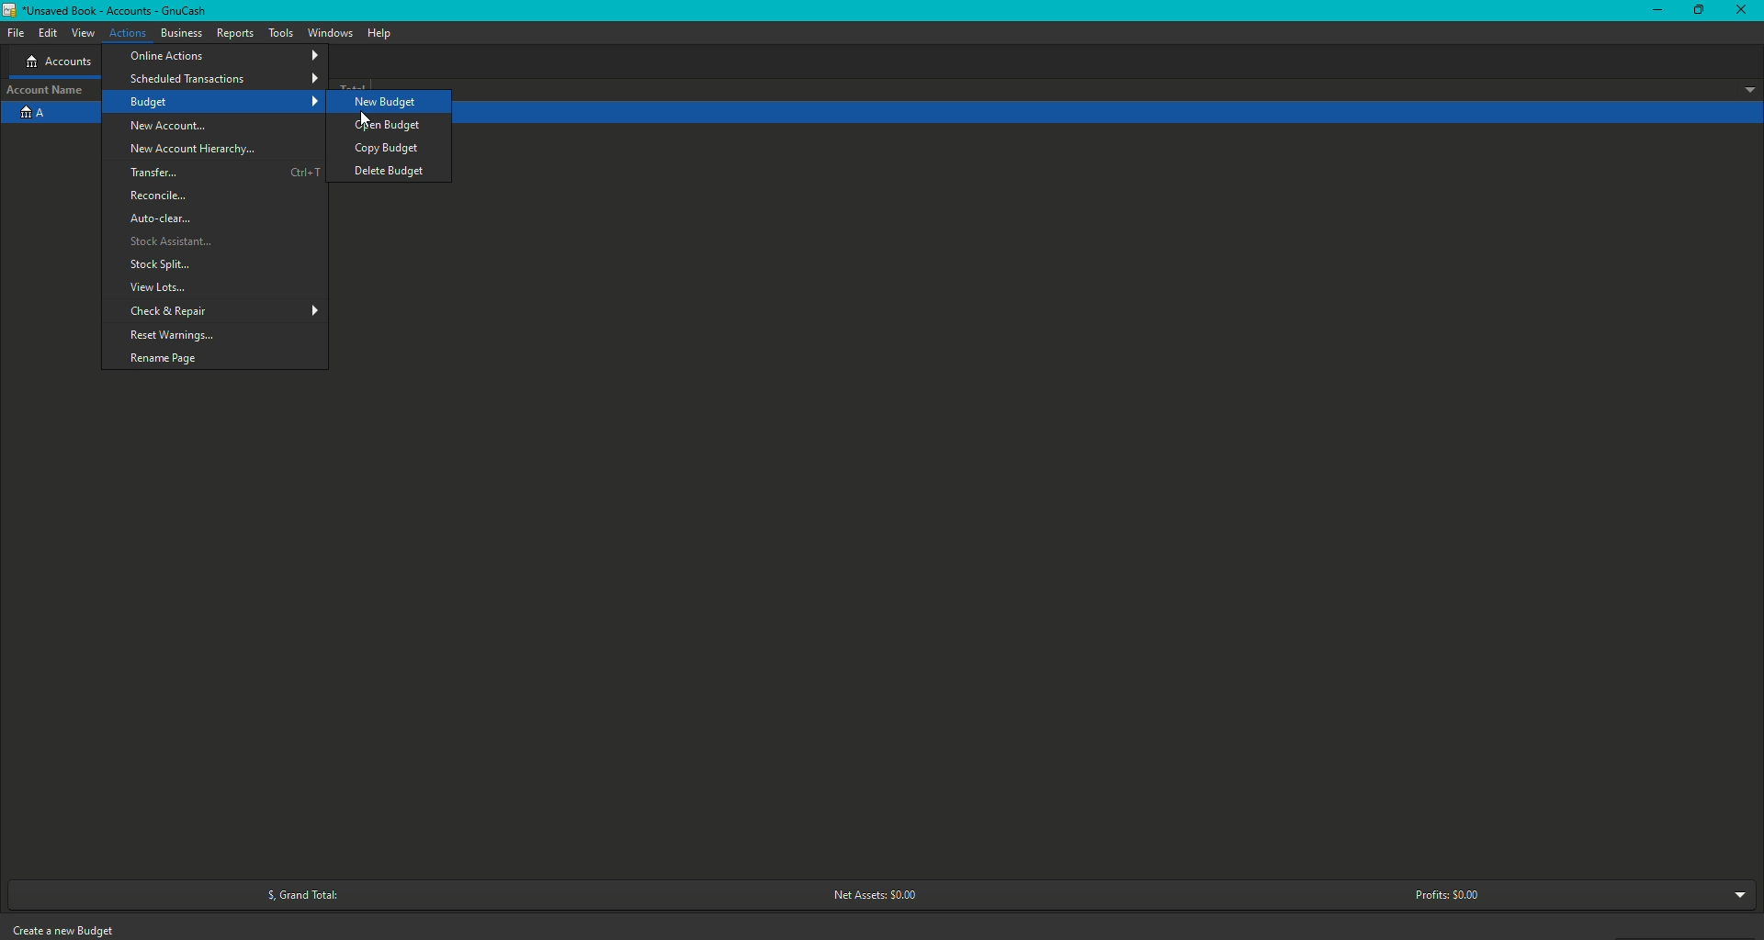  I want to click on Transfer, so click(224, 173).